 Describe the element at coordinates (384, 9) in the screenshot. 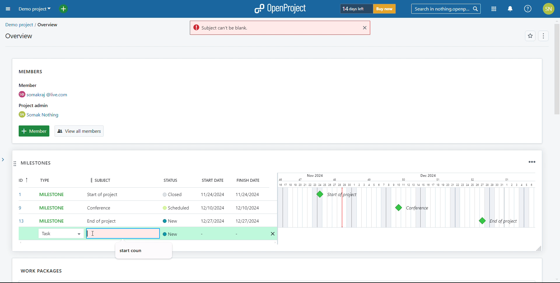

I see `buy now` at that location.